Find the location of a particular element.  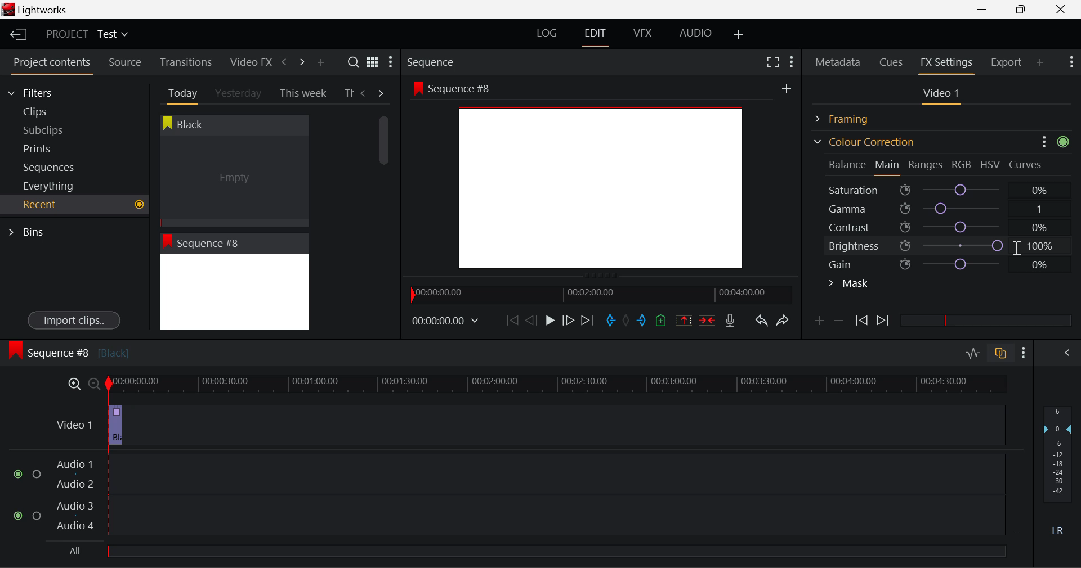

Minimize is located at coordinates (1024, 9).